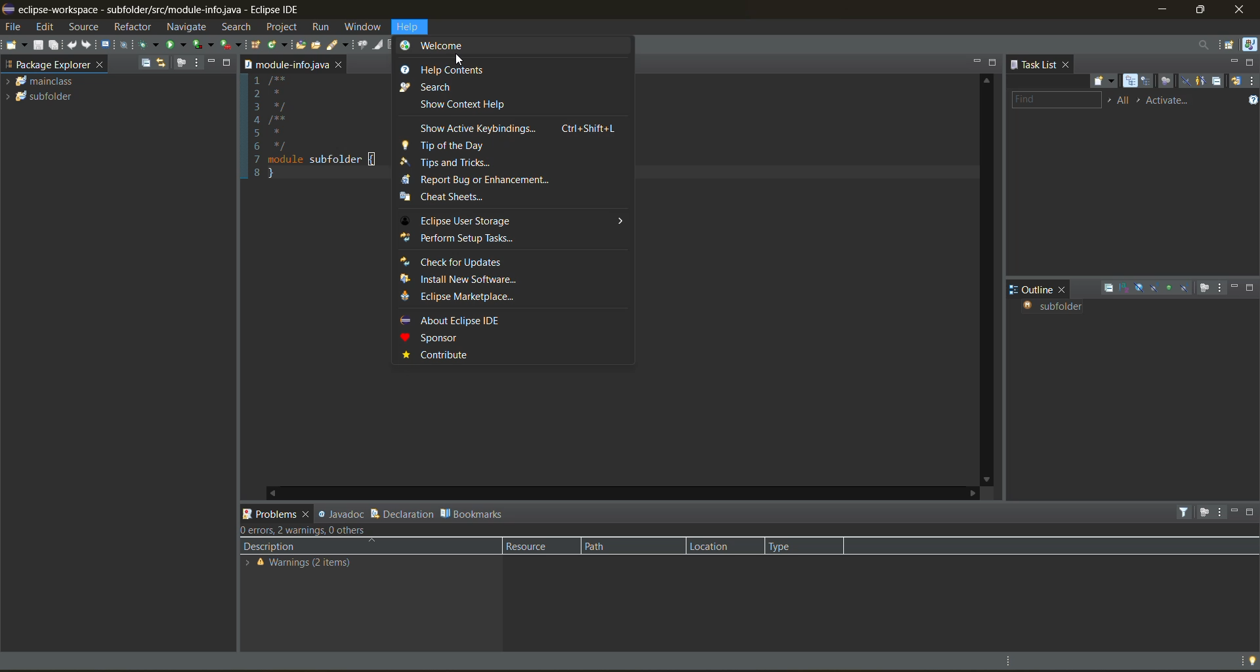  What do you see at coordinates (1187, 287) in the screenshot?
I see `hide local types` at bounding box center [1187, 287].